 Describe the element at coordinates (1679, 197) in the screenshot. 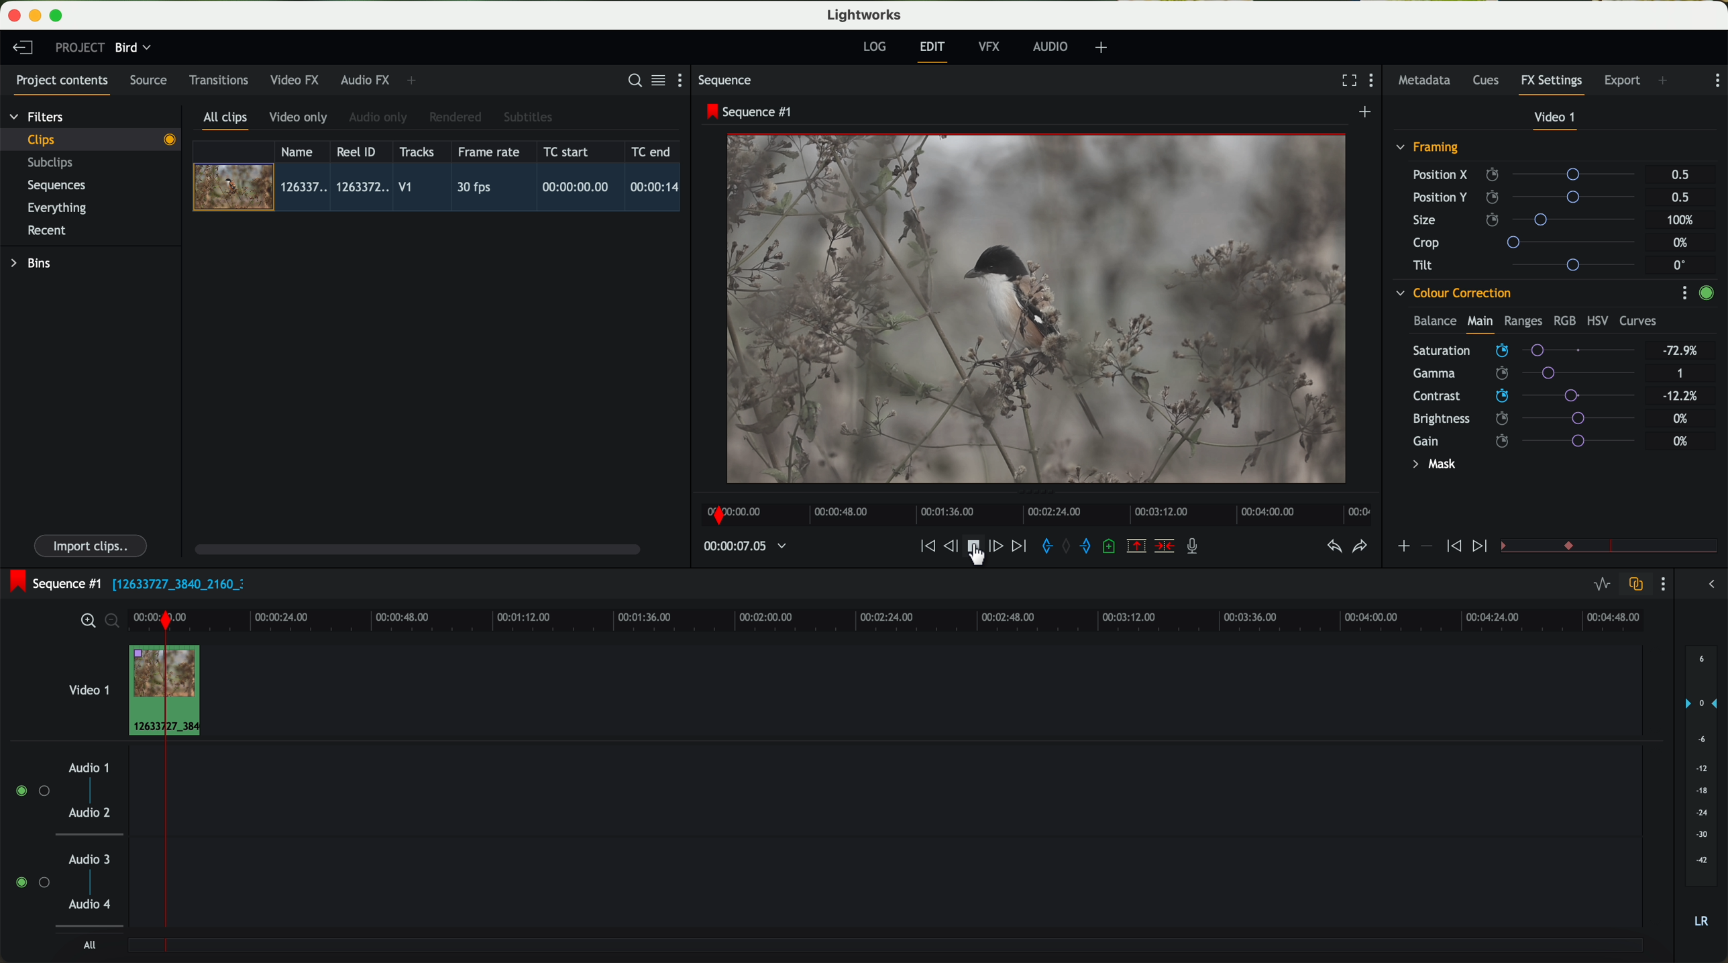

I see `0.5` at that location.